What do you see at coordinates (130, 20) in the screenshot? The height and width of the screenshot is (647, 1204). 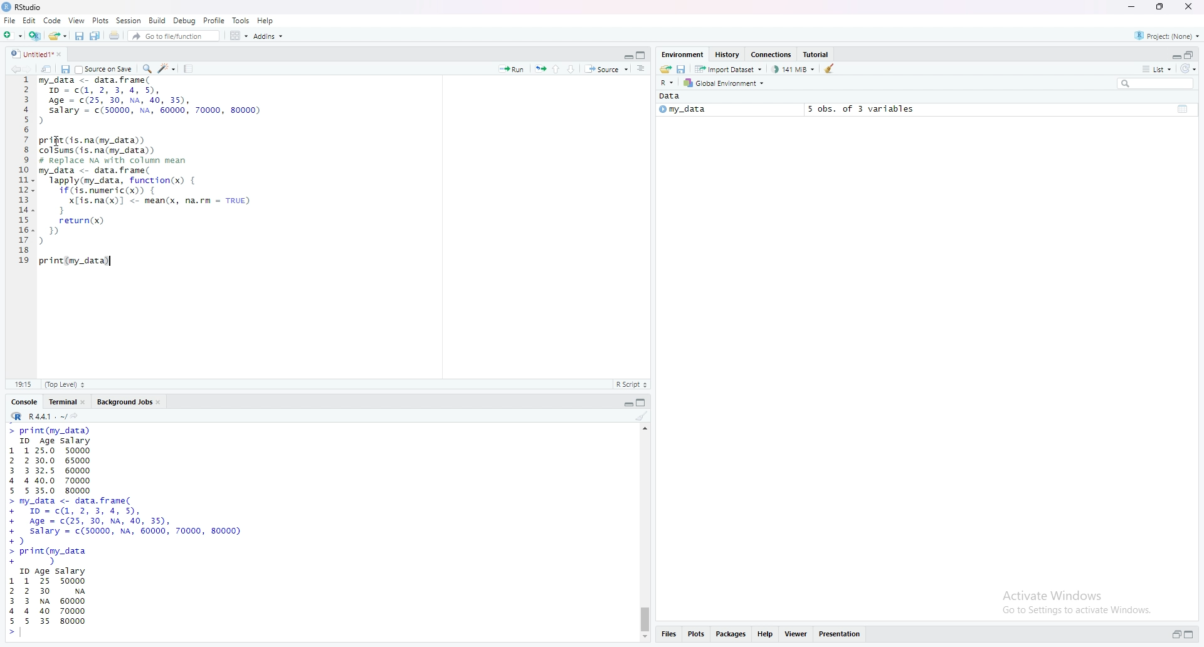 I see `Session` at bounding box center [130, 20].